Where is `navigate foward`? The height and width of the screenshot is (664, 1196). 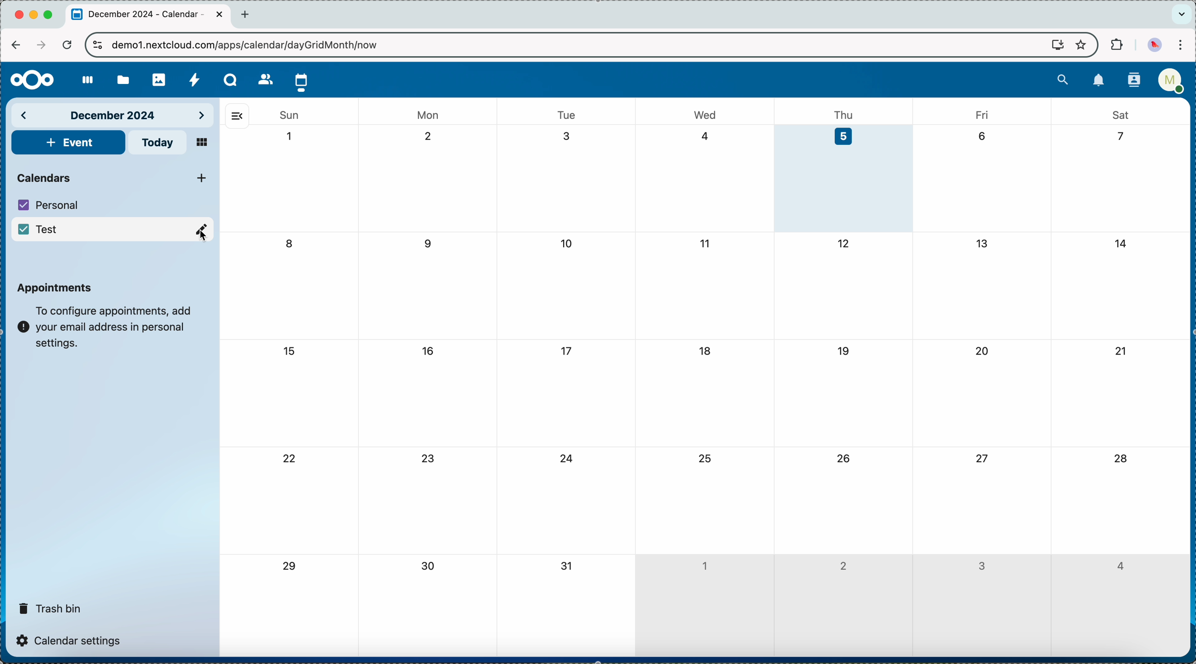 navigate foward is located at coordinates (39, 45).